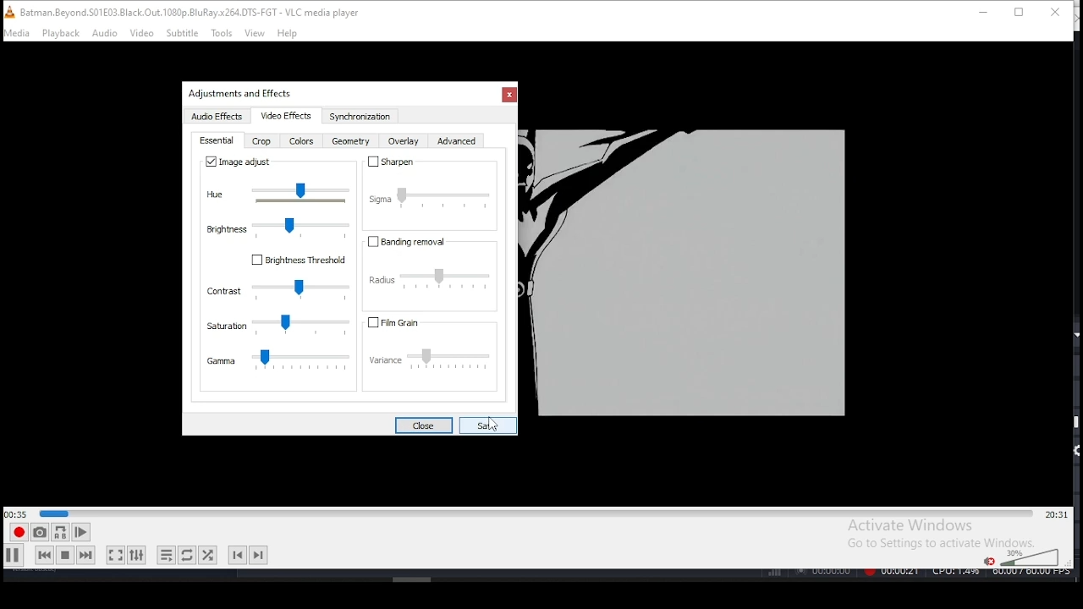 The width and height of the screenshot is (1083, 609). I want to click on tools, so click(222, 33).